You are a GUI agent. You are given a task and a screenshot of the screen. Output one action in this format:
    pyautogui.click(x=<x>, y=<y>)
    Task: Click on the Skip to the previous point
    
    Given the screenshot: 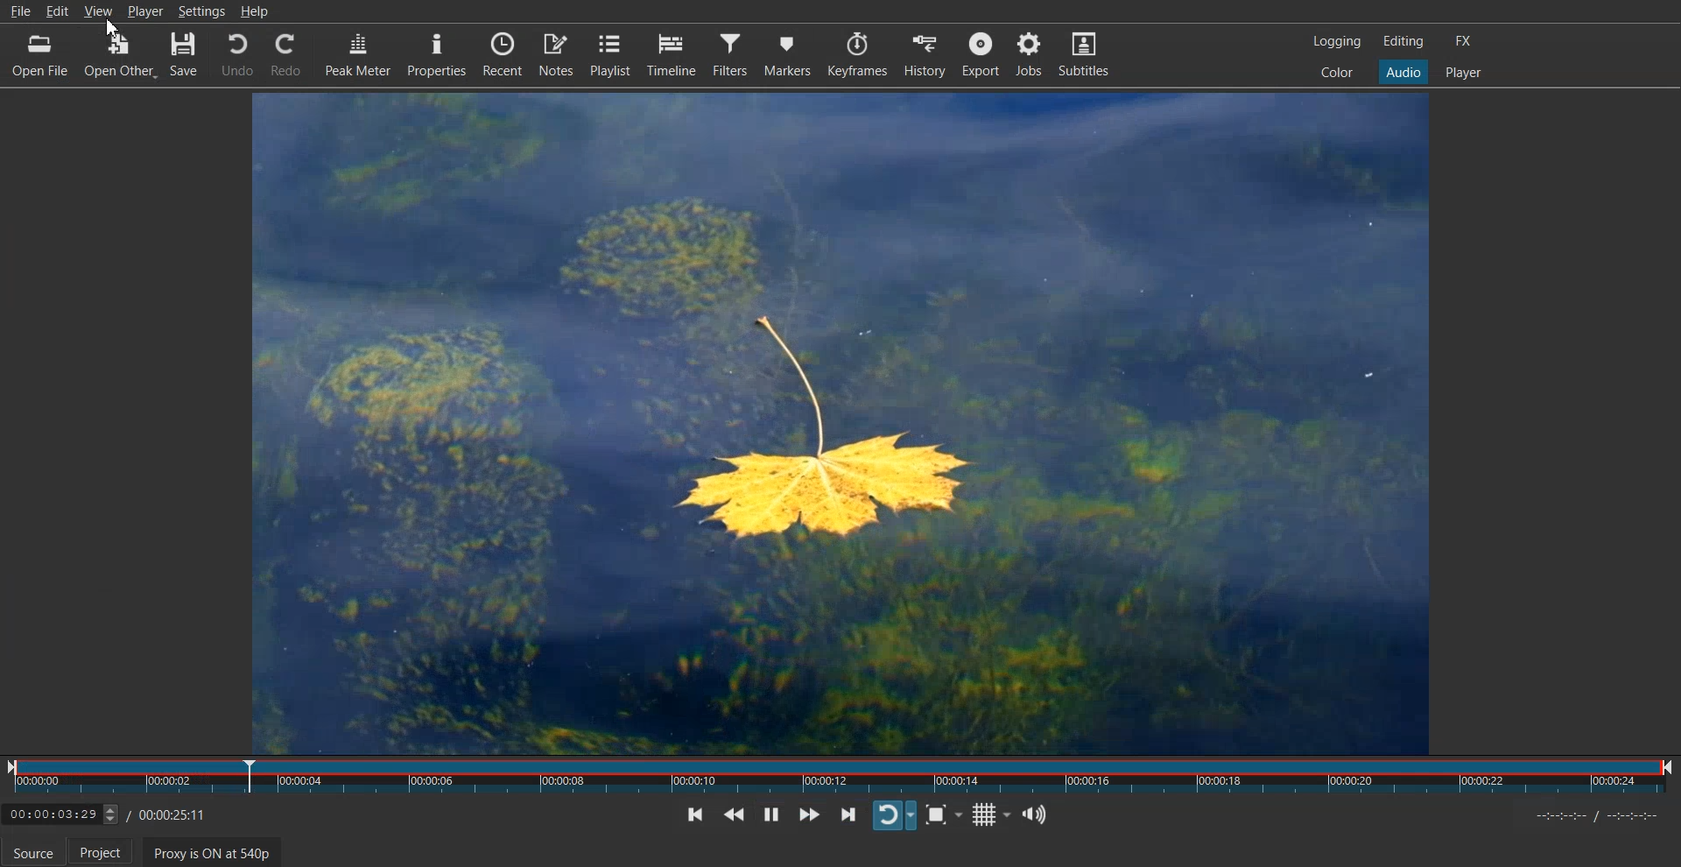 What is the action you would take?
    pyautogui.click(x=693, y=814)
    